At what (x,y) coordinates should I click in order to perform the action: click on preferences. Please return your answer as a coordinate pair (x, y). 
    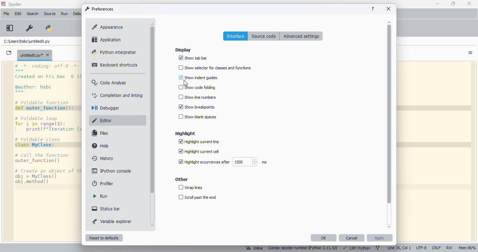
    Looking at the image, I should click on (29, 28).